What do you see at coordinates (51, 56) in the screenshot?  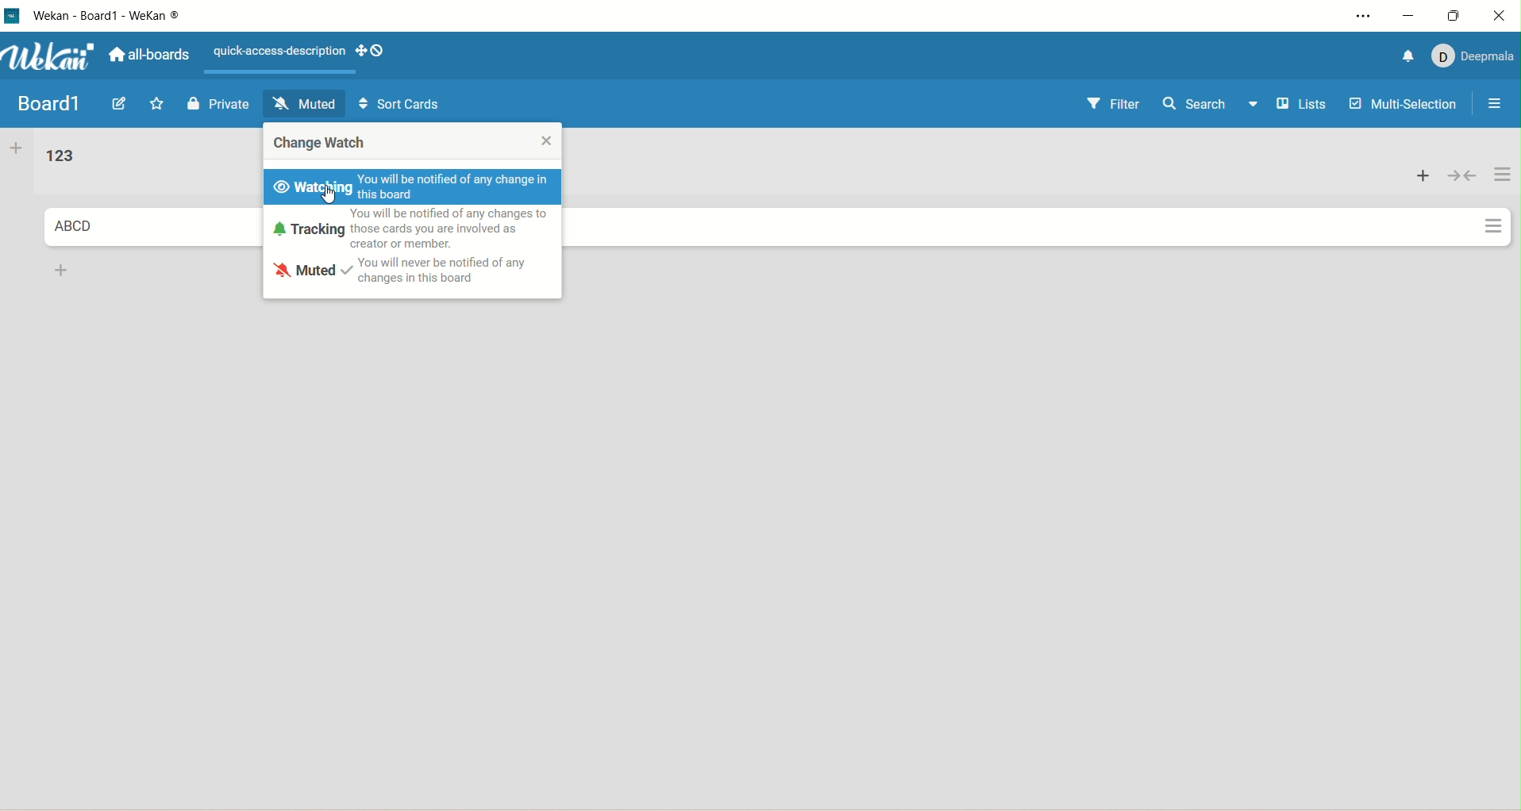 I see `wekan` at bounding box center [51, 56].